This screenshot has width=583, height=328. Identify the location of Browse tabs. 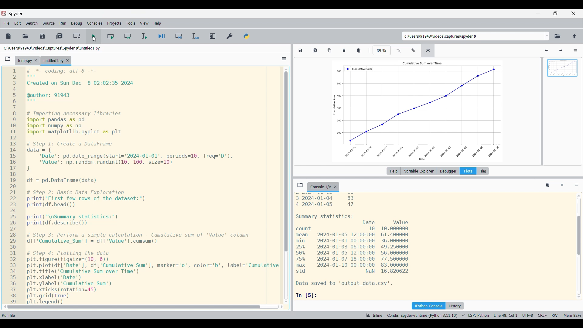
(300, 185).